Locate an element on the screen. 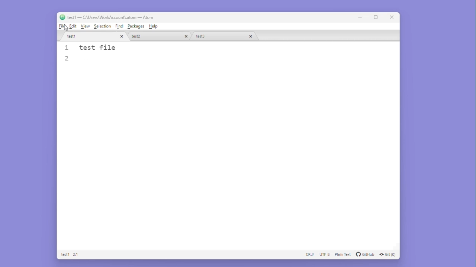  Test 3 is located at coordinates (212, 36).